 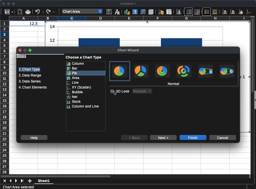 I want to click on area, so click(x=86, y=78).